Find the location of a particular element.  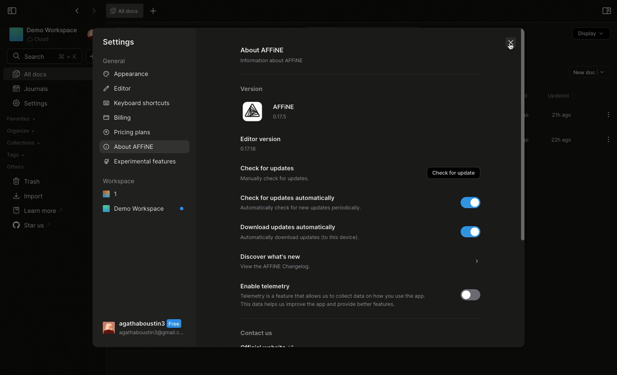

Workspace is located at coordinates (120, 181).